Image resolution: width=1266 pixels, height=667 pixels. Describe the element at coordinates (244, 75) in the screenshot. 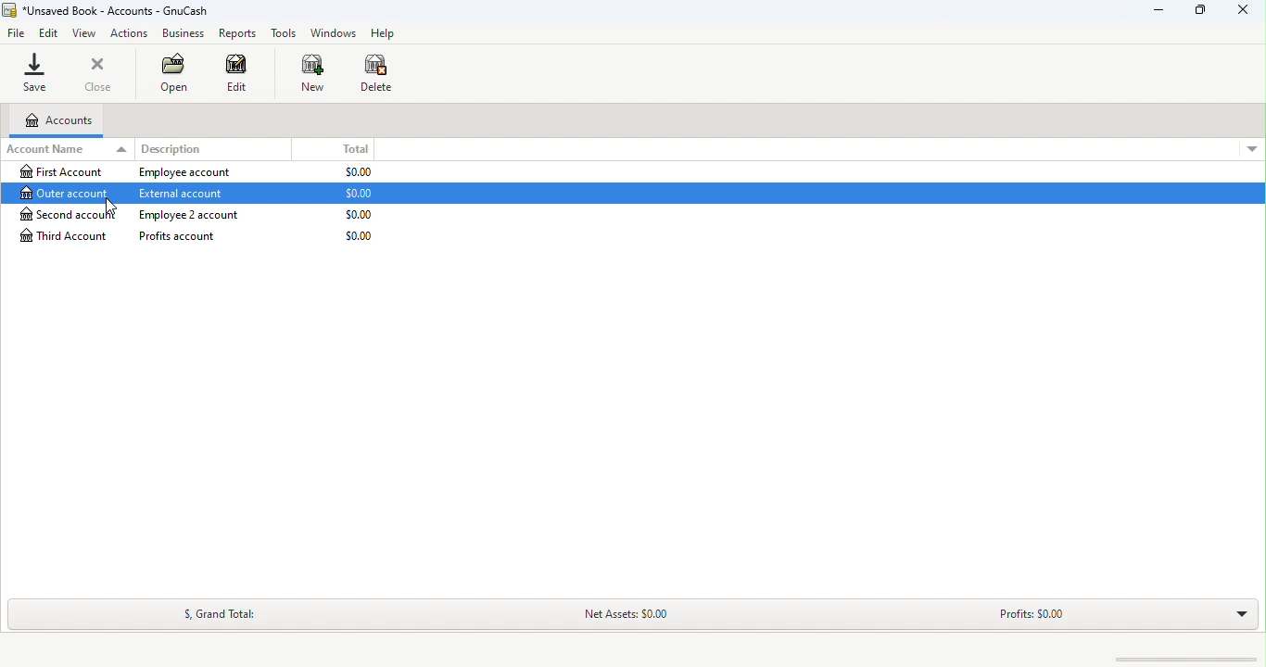

I see `Edit` at that location.